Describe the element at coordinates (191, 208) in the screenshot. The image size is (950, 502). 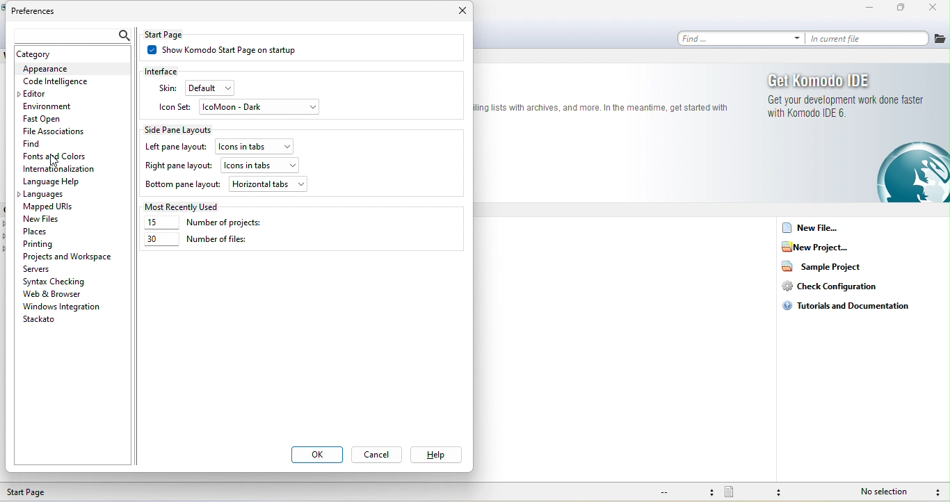
I see `most recently used` at that location.